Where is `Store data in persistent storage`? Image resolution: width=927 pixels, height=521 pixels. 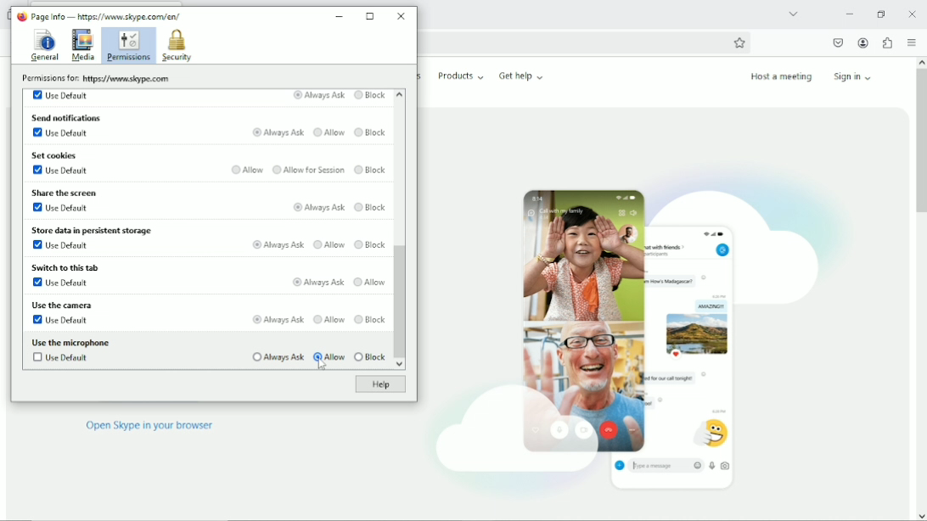 Store data in persistent storage is located at coordinates (95, 229).